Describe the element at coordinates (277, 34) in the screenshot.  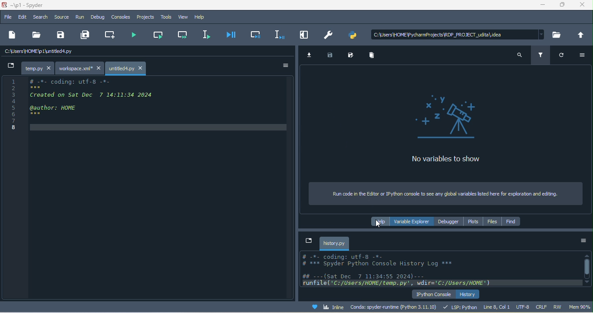
I see `debug selection` at that location.